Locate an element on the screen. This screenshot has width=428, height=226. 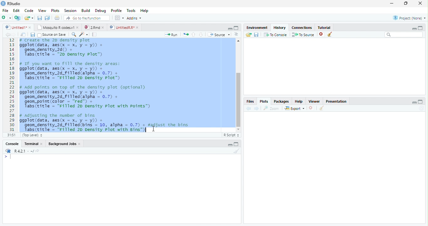
close is located at coordinates (80, 144).